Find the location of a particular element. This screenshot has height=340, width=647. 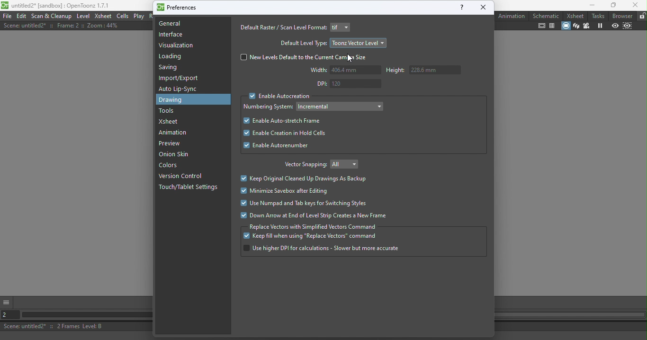

Visualization is located at coordinates (178, 45).